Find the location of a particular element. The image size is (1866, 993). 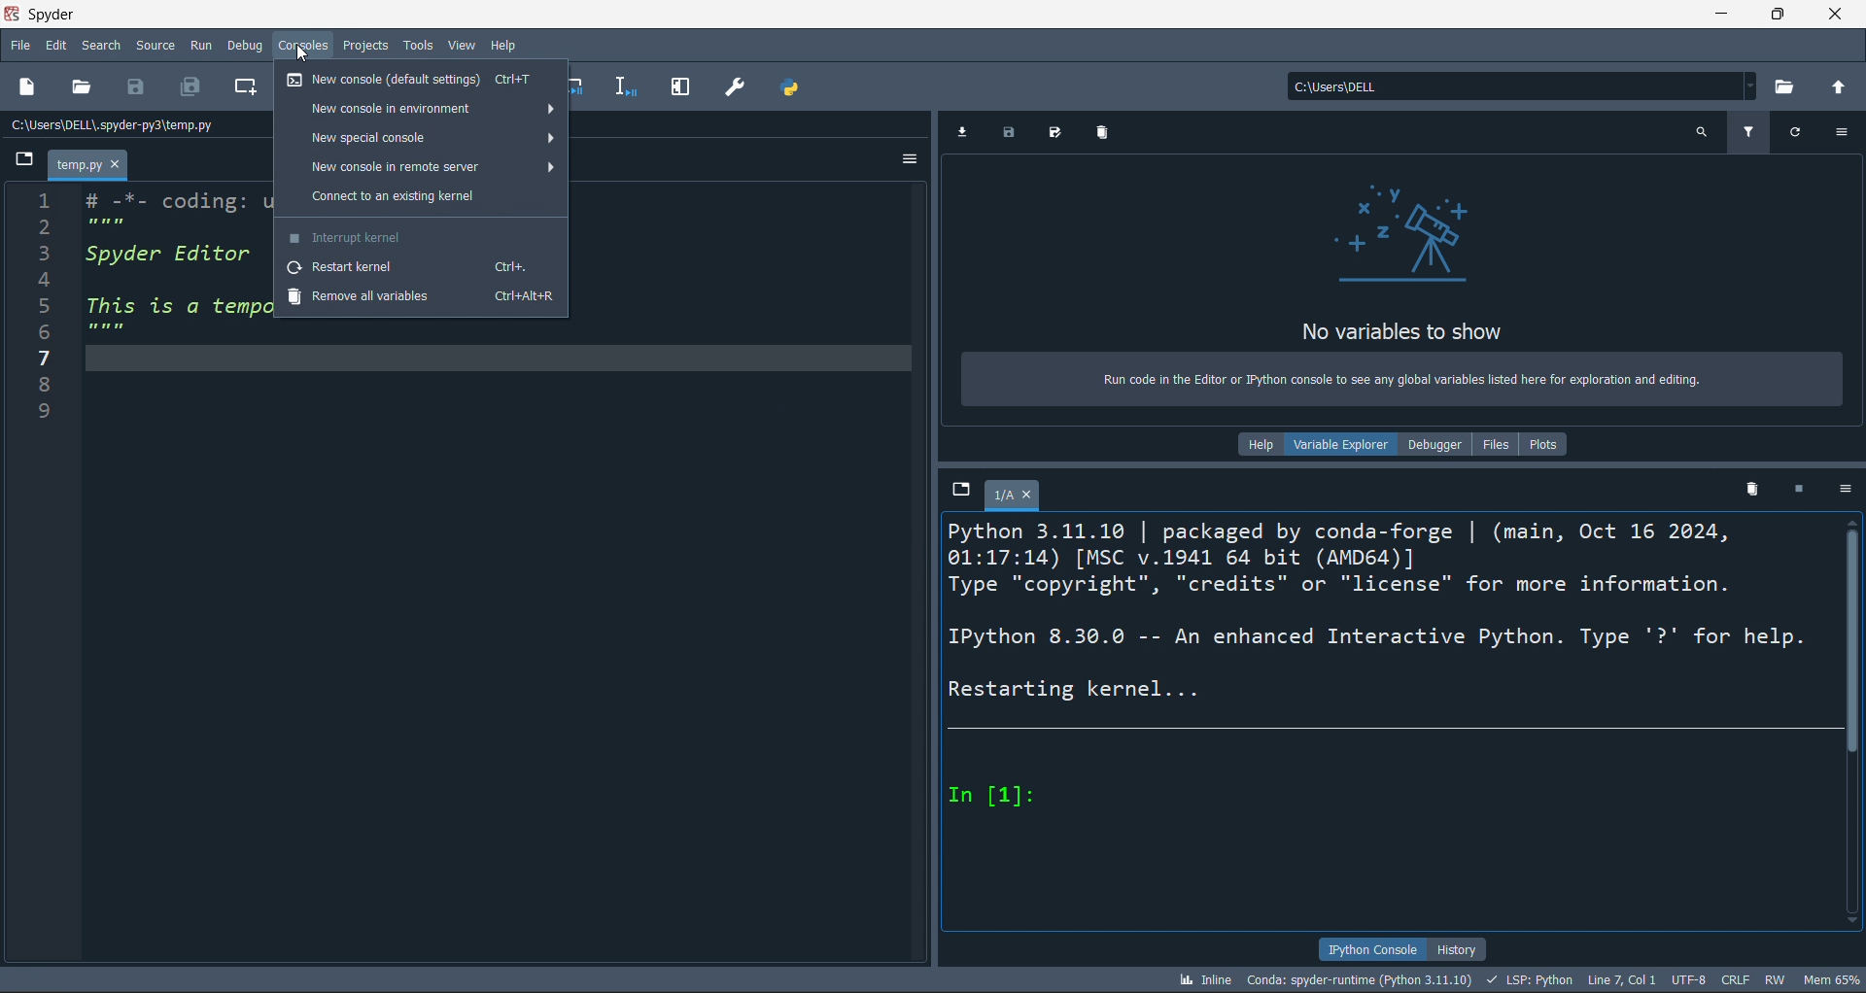

Python 3.11.10 | packaged by conda-forge | (main, Oct 16 2024,
01:17:14) [MSC v.1941 64 bit (AMD64)]

Type "copyright", "credits" or "license" for more information.
IPython 8.30.0 -- An enhanced Interactive Python. Type '?' for help.
Restarting kernel... is located at coordinates (1382, 614).